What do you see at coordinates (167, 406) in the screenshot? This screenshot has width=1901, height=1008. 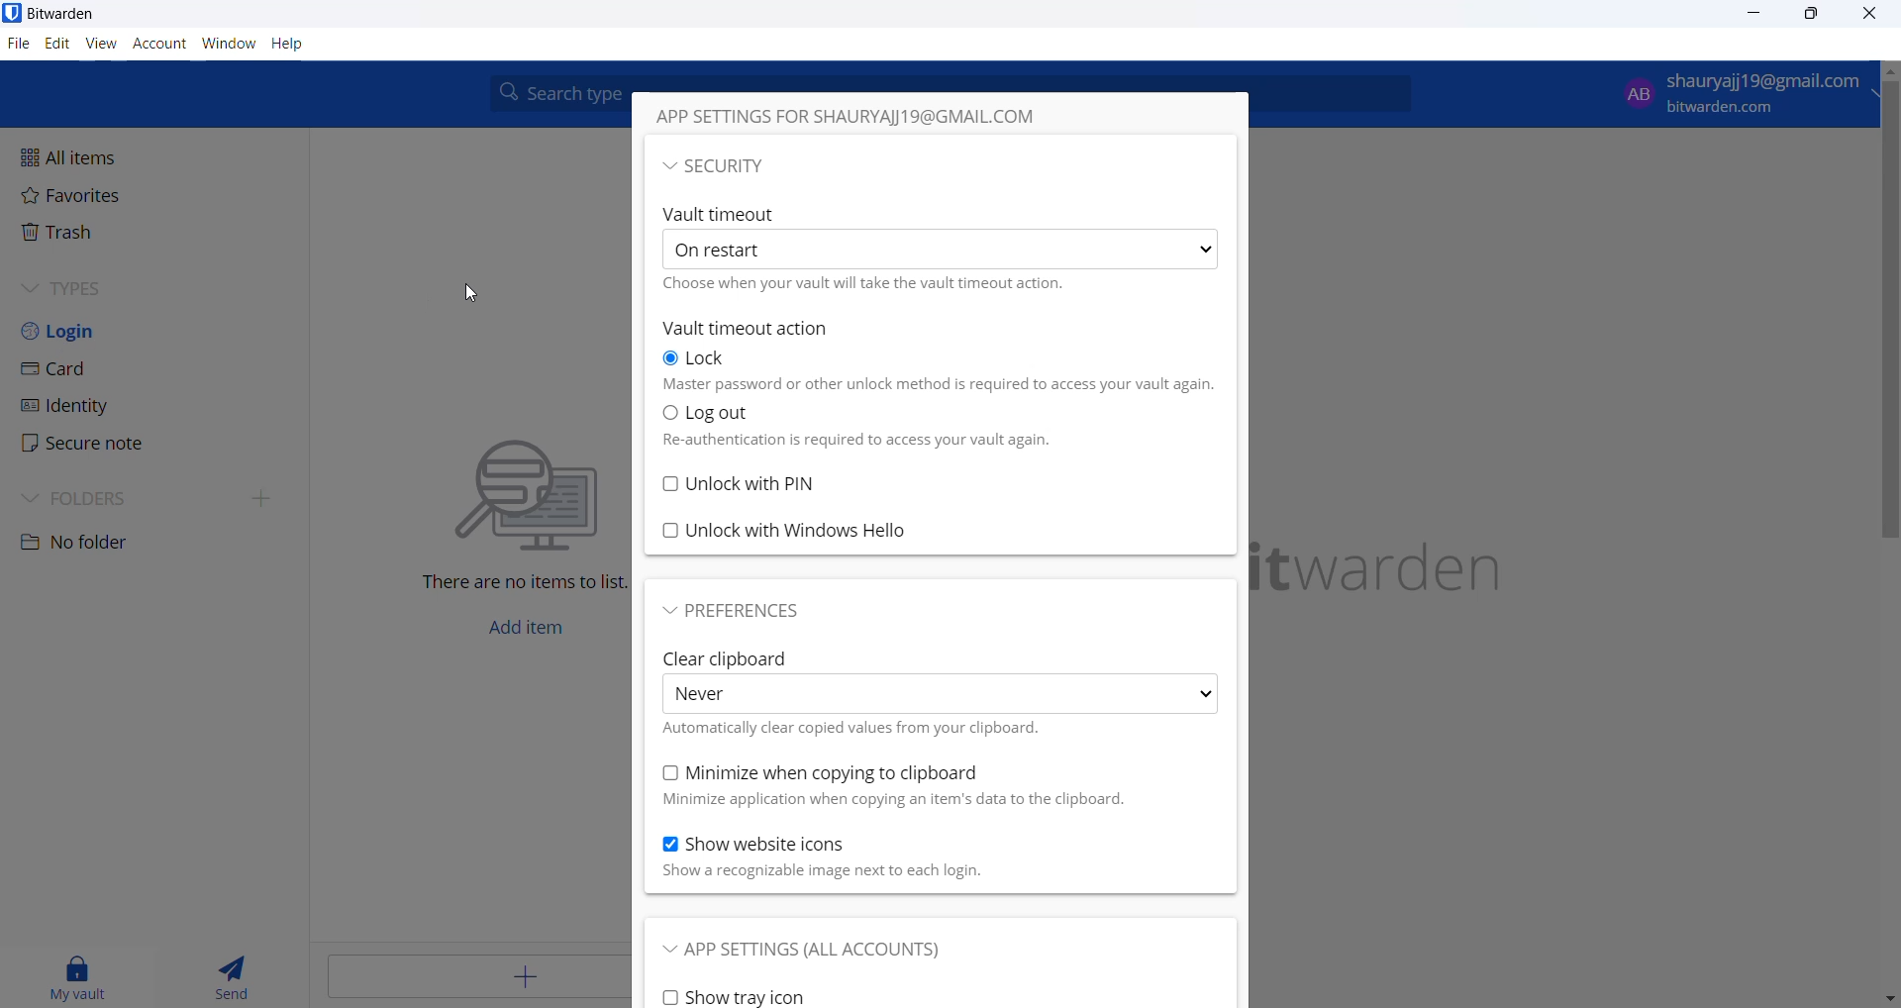 I see `identity` at bounding box center [167, 406].